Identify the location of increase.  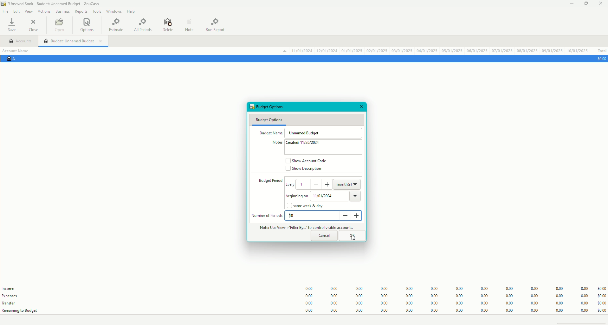
(358, 218).